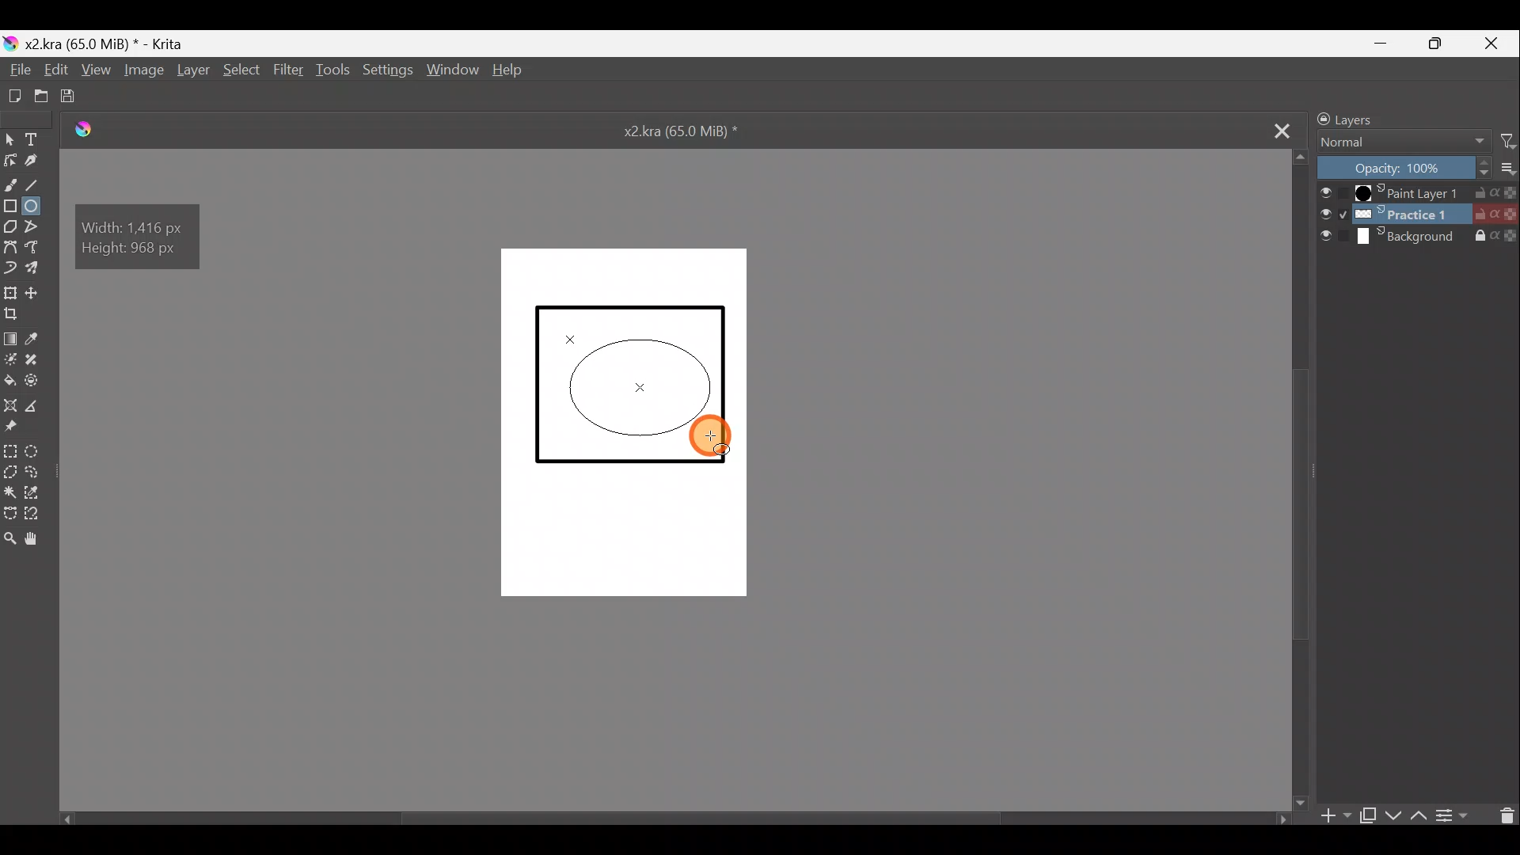 The width and height of the screenshot is (1520, 855). I want to click on Scroll bar, so click(1302, 479).